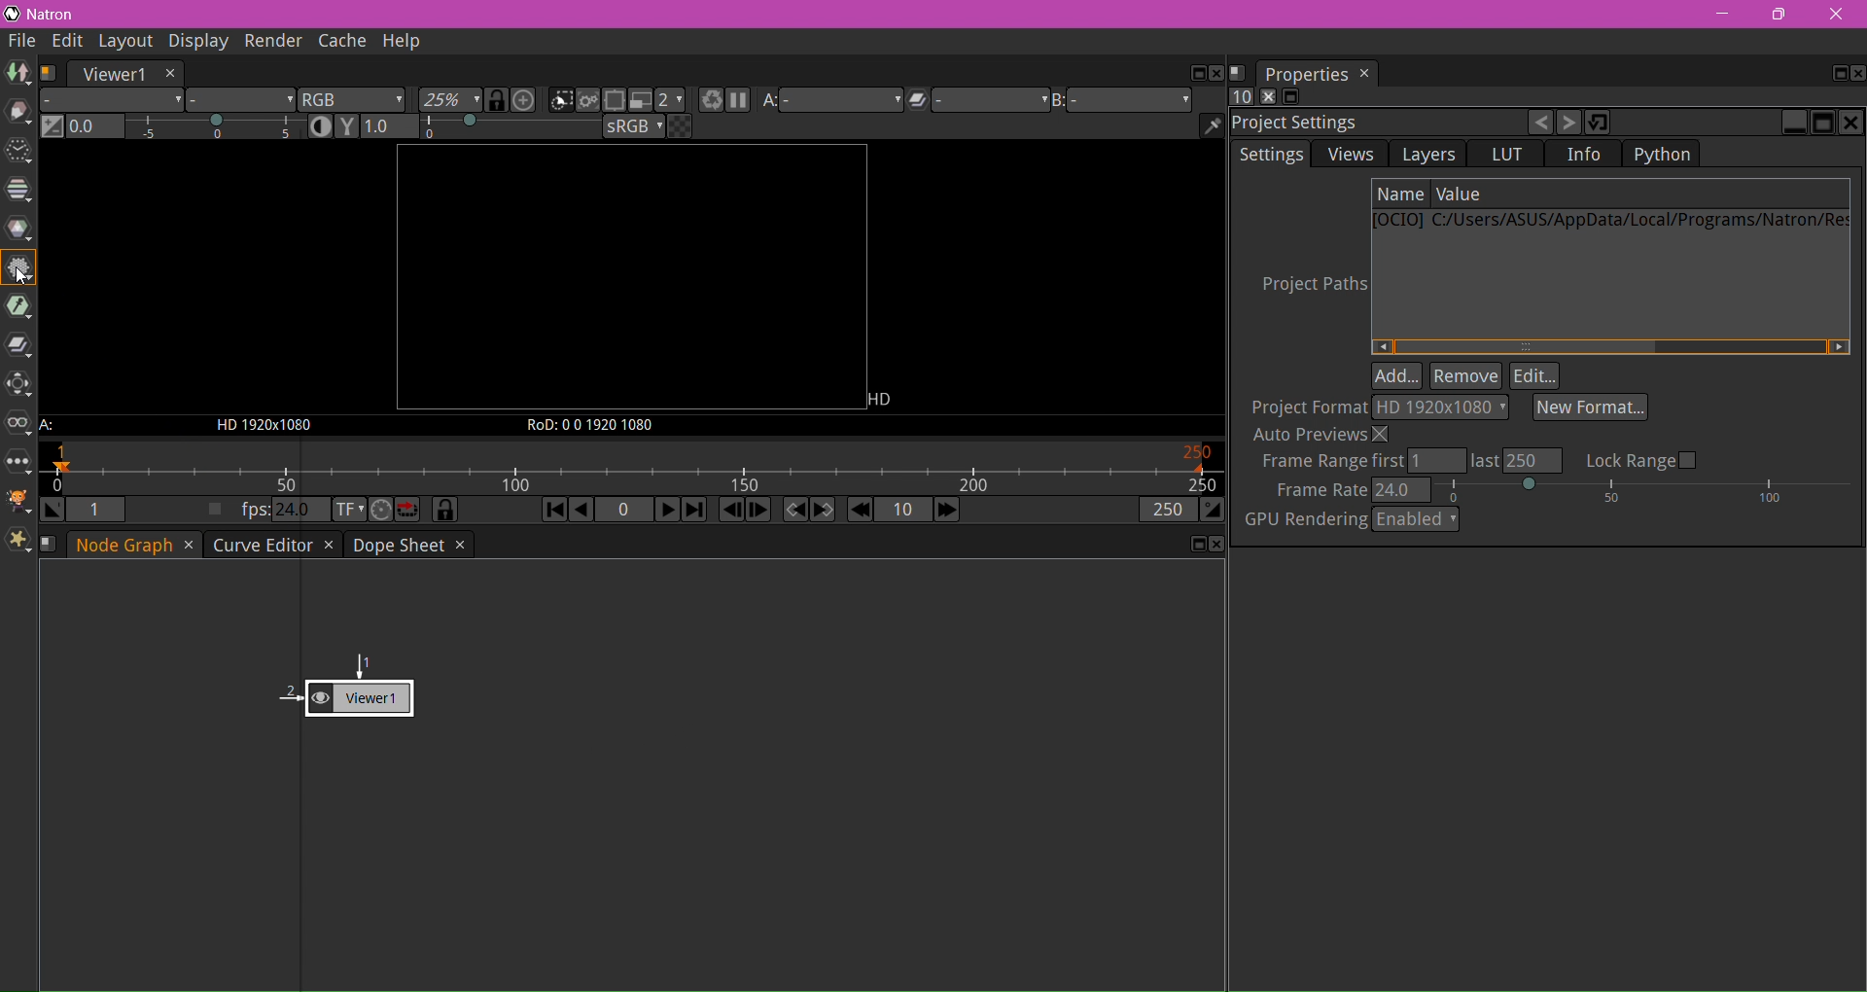 The width and height of the screenshot is (1867, 992). What do you see at coordinates (458, 545) in the screenshot?
I see `Close Tab` at bounding box center [458, 545].